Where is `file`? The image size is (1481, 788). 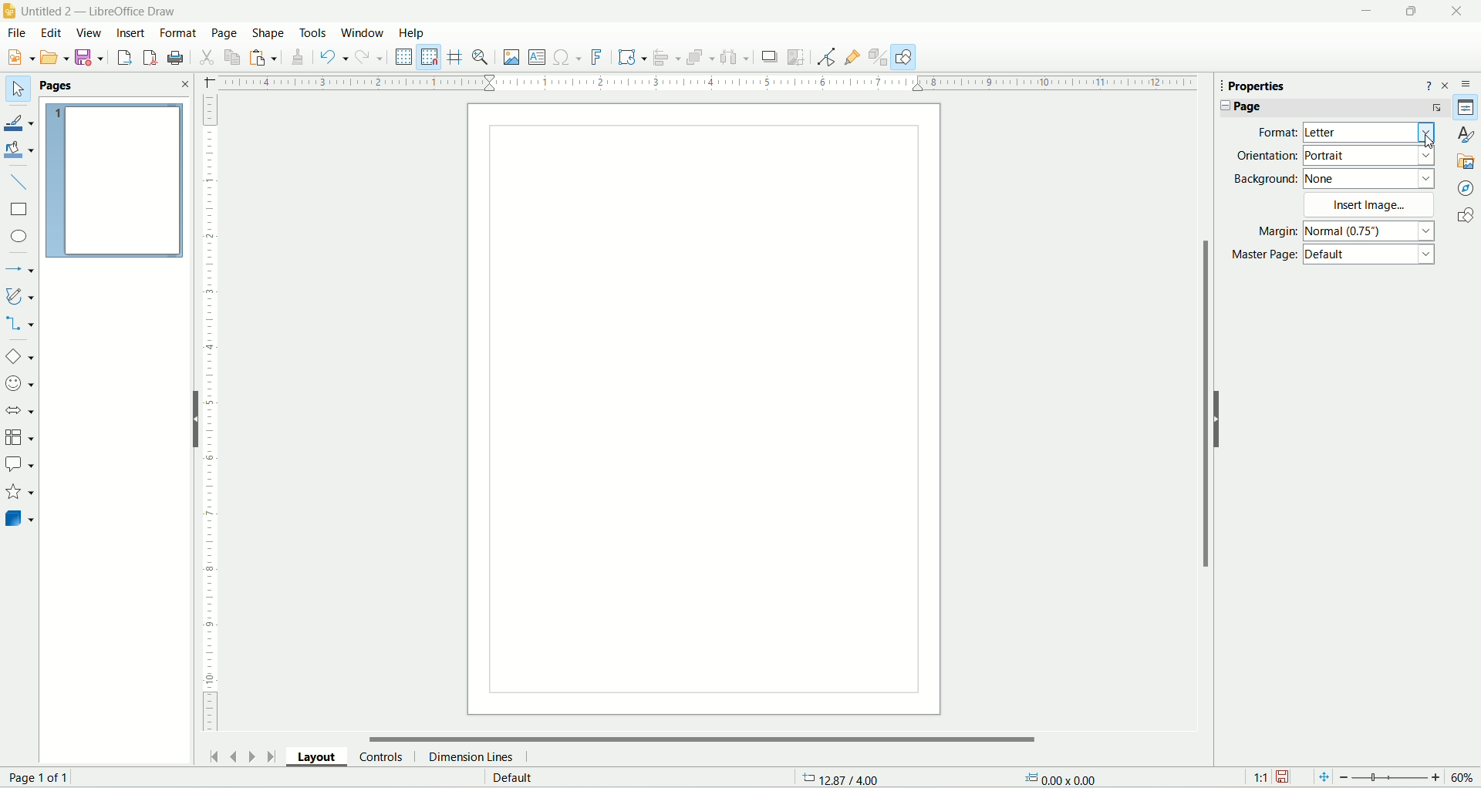
file is located at coordinates (17, 33).